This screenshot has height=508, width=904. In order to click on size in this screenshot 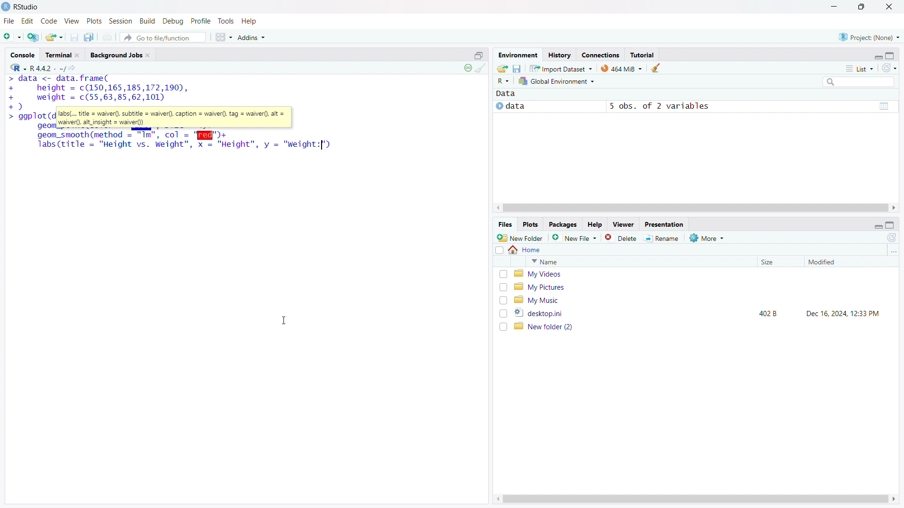, I will do `click(778, 262)`.